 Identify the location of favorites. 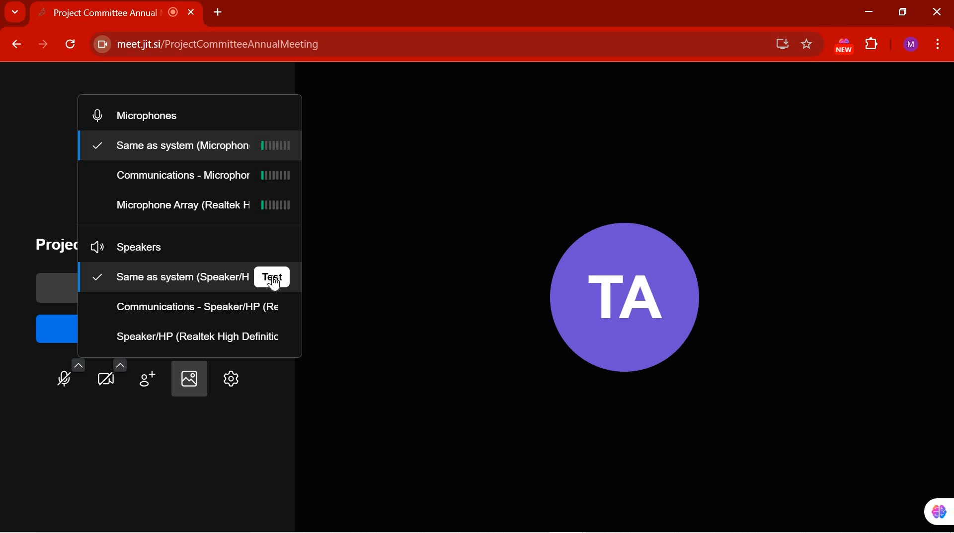
(807, 45).